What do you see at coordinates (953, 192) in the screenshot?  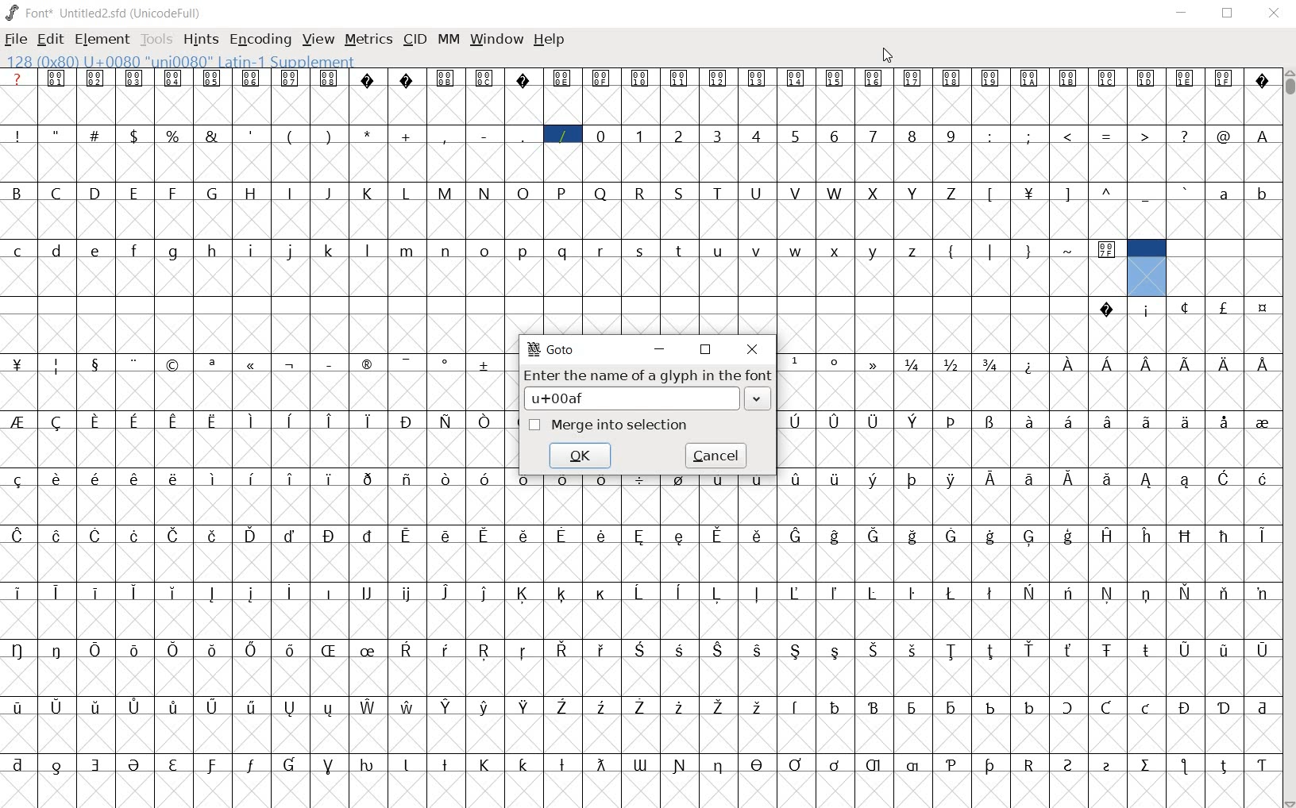 I see `Z` at bounding box center [953, 192].